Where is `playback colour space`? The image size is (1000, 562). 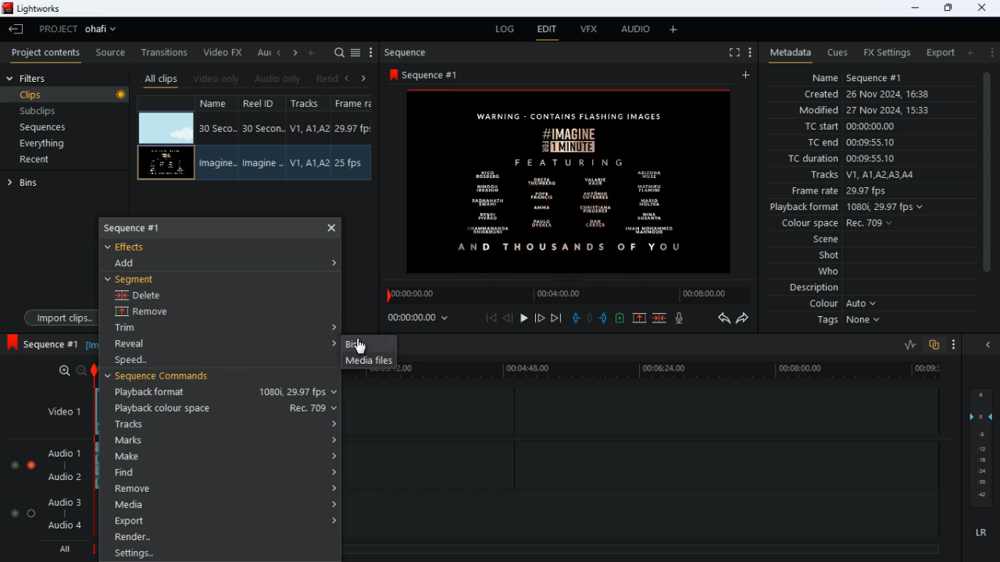
playback colour space is located at coordinates (220, 408).